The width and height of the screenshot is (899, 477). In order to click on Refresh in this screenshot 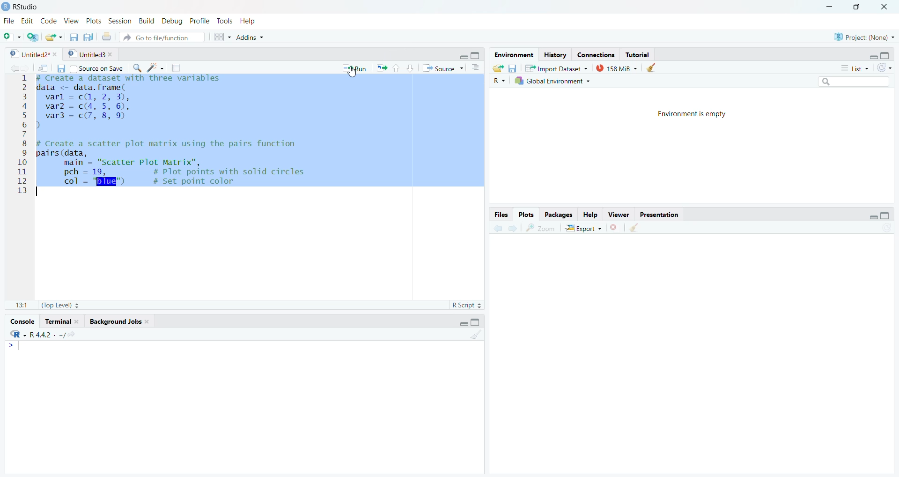, I will do `click(887, 67)`.